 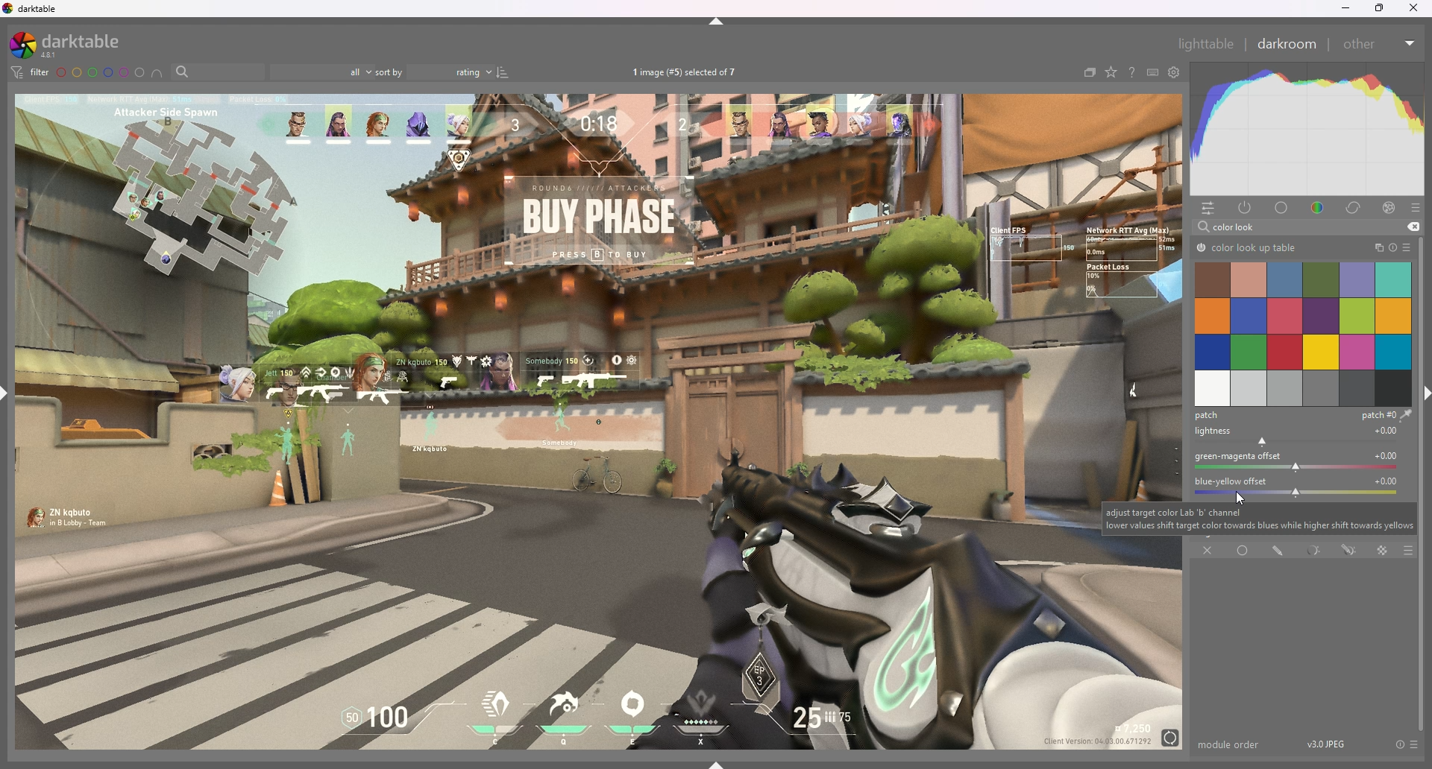 What do you see at coordinates (551, 423) in the screenshot?
I see `image` at bounding box center [551, 423].